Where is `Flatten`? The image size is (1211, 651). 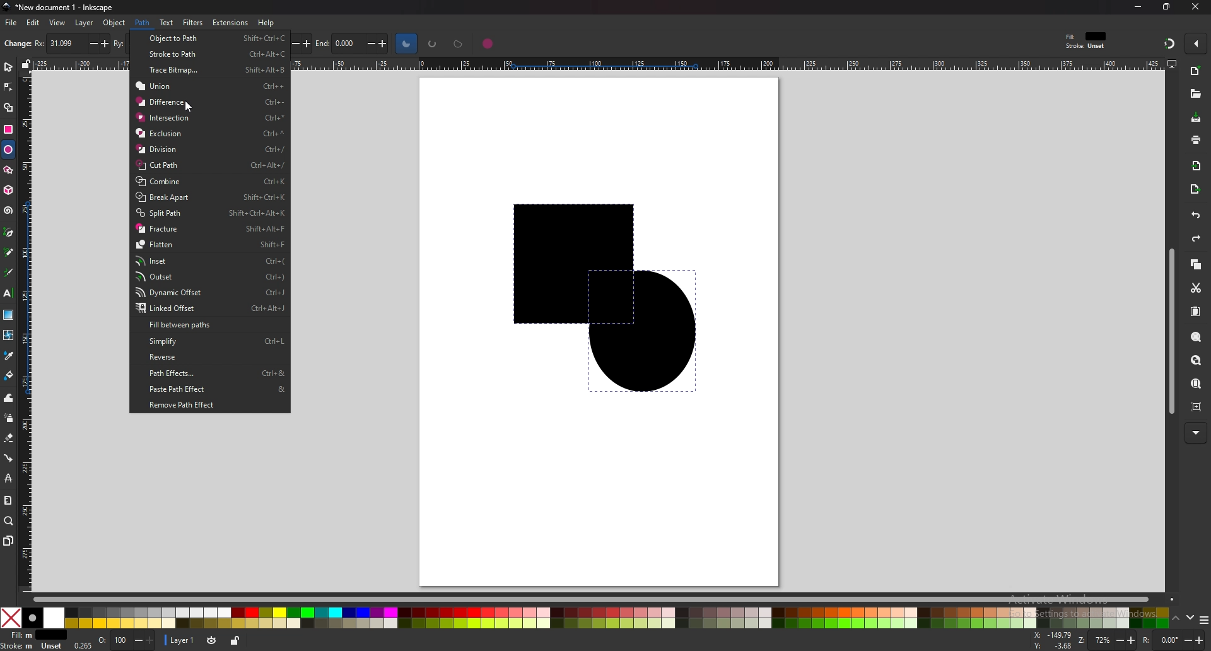 Flatten is located at coordinates (209, 244).